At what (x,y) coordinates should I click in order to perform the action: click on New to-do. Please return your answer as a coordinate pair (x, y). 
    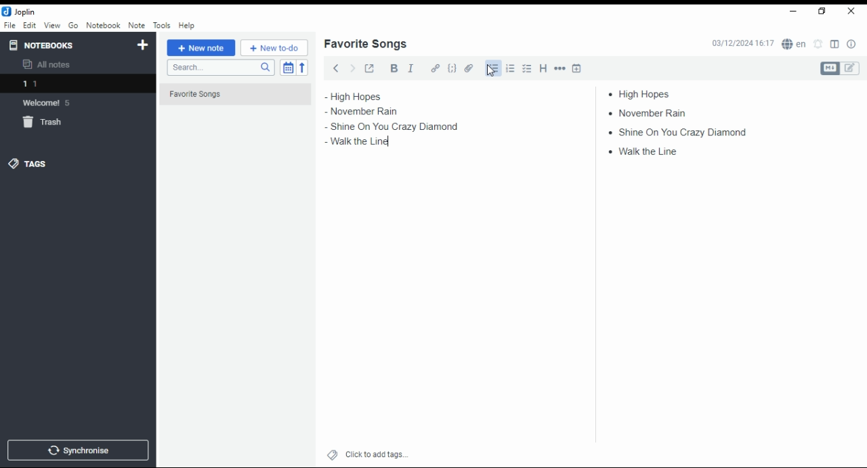
    Looking at the image, I should click on (274, 48).